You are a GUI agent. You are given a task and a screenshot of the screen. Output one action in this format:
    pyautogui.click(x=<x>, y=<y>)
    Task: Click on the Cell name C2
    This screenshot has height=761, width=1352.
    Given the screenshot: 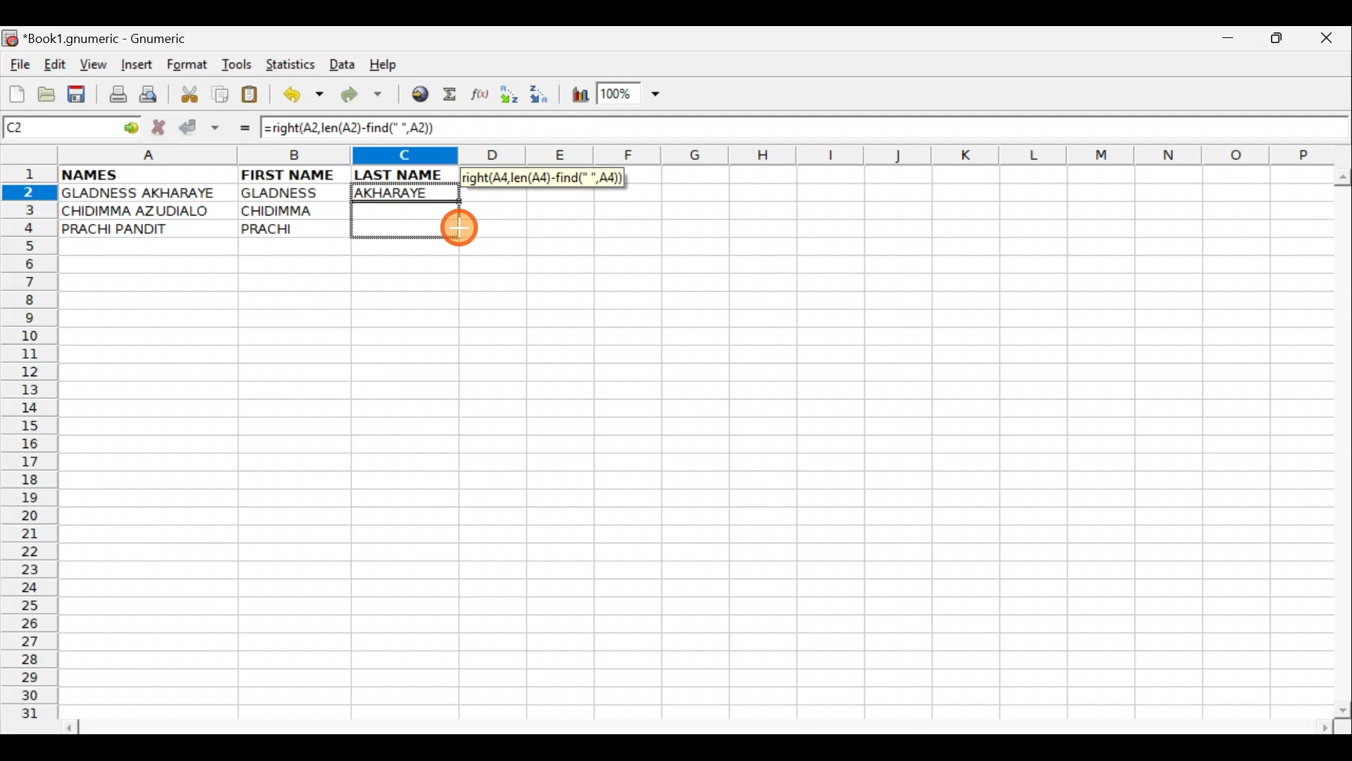 What is the action you would take?
    pyautogui.click(x=56, y=128)
    